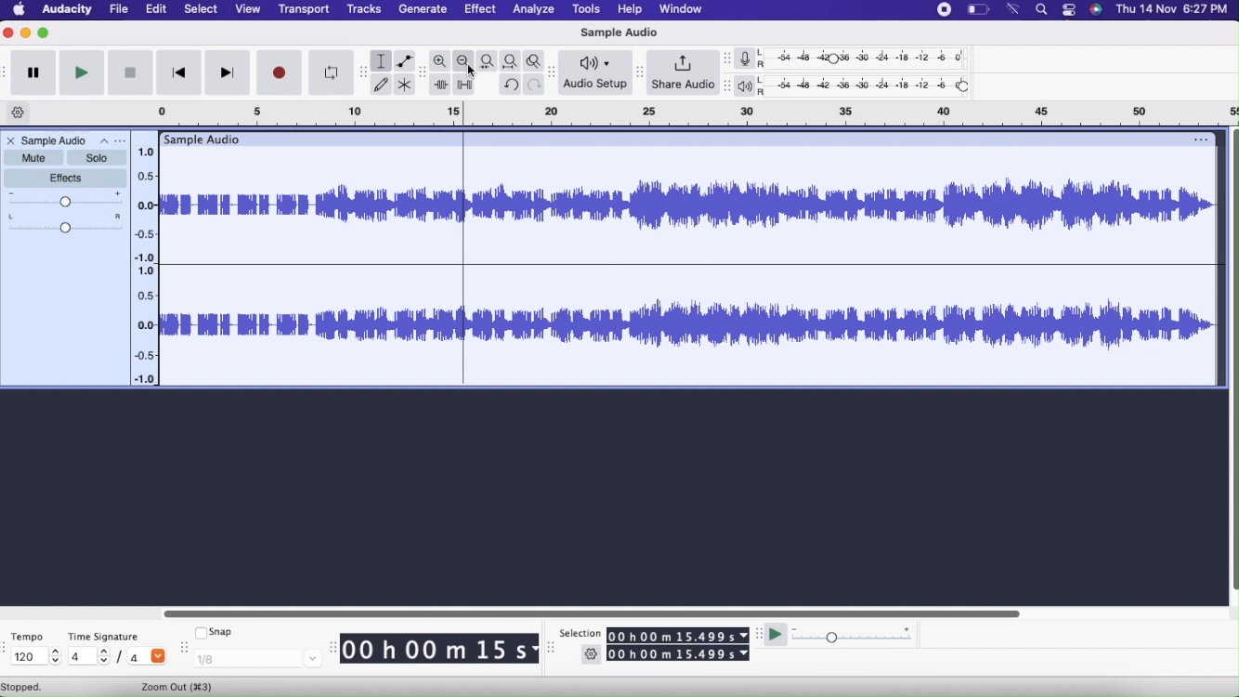  I want to click on Slider, so click(584, 611).